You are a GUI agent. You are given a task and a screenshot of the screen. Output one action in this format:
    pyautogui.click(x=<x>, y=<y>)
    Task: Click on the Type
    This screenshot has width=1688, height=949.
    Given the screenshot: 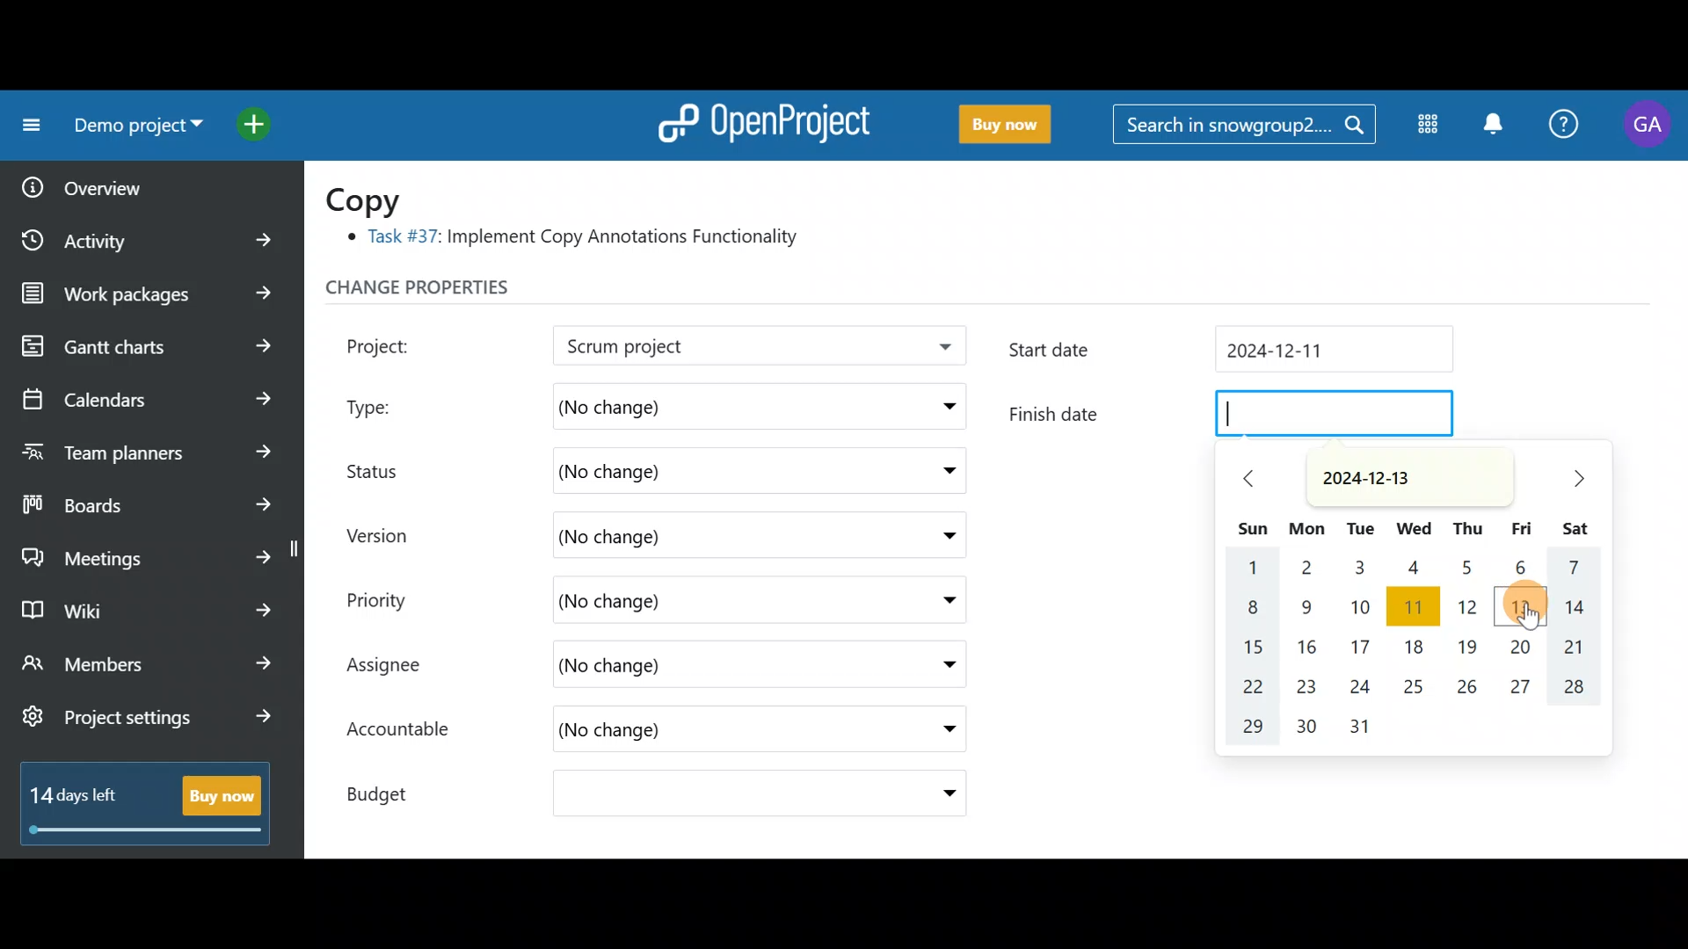 What is the action you would take?
    pyautogui.click(x=389, y=402)
    